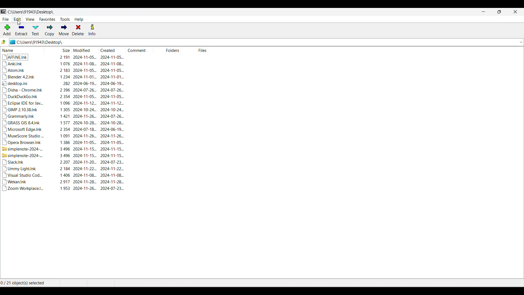 The width and height of the screenshot is (524, 295). What do you see at coordinates (65, 19) in the screenshot?
I see `Tools menu` at bounding box center [65, 19].